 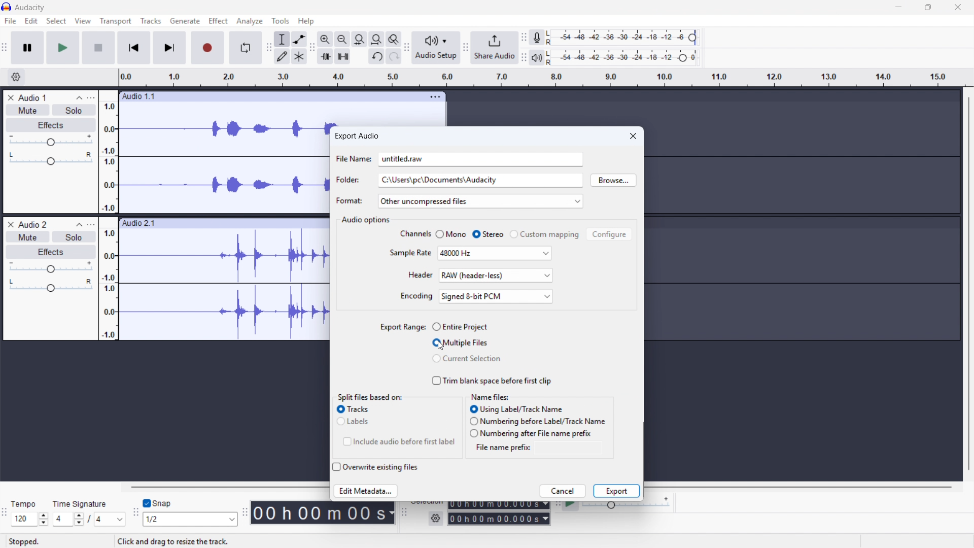 What do you see at coordinates (325, 56) in the screenshot?
I see `Trim audio outside selection` at bounding box center [325, 56].